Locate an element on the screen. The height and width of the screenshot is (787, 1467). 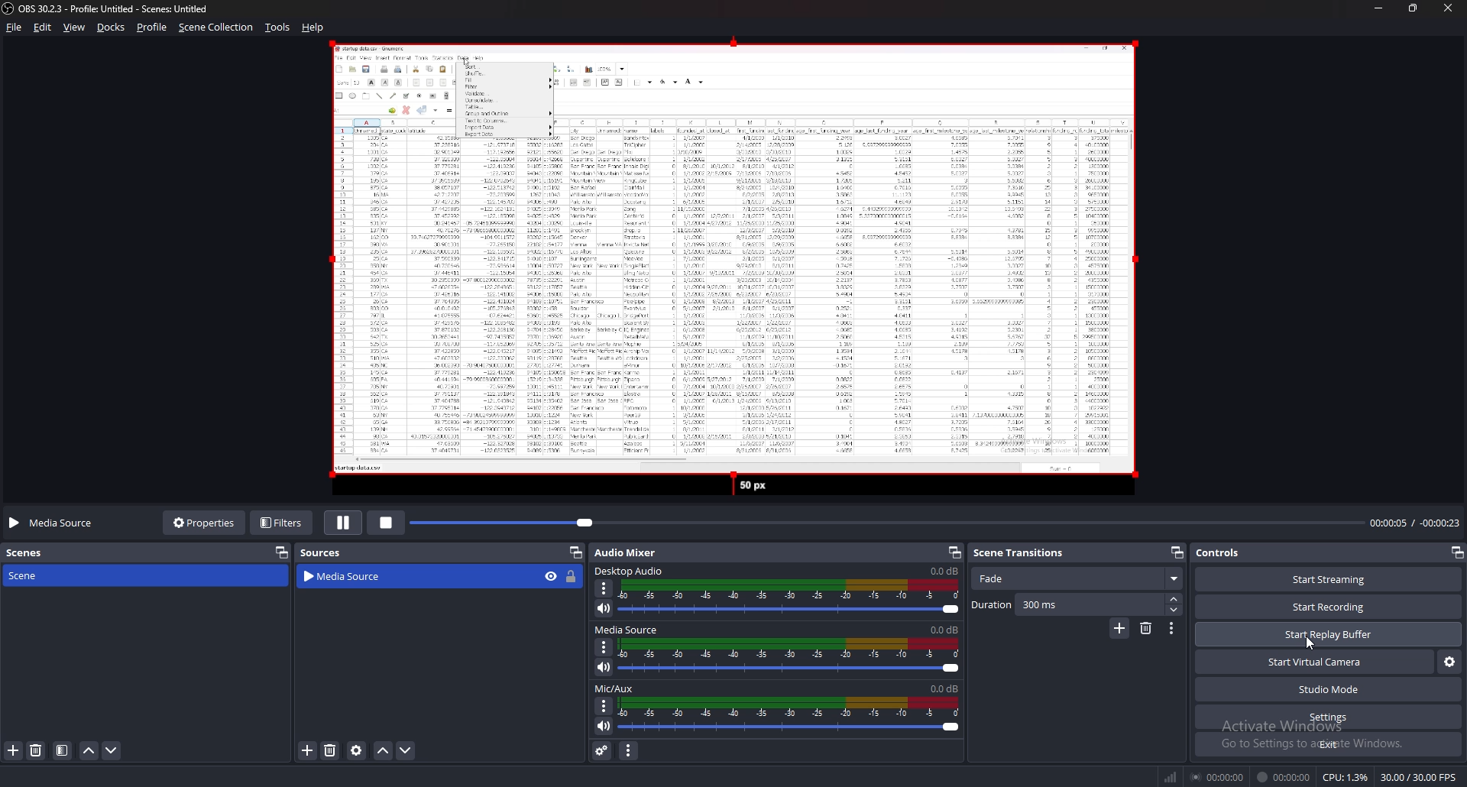
stop is located at coordinates (387, 523).